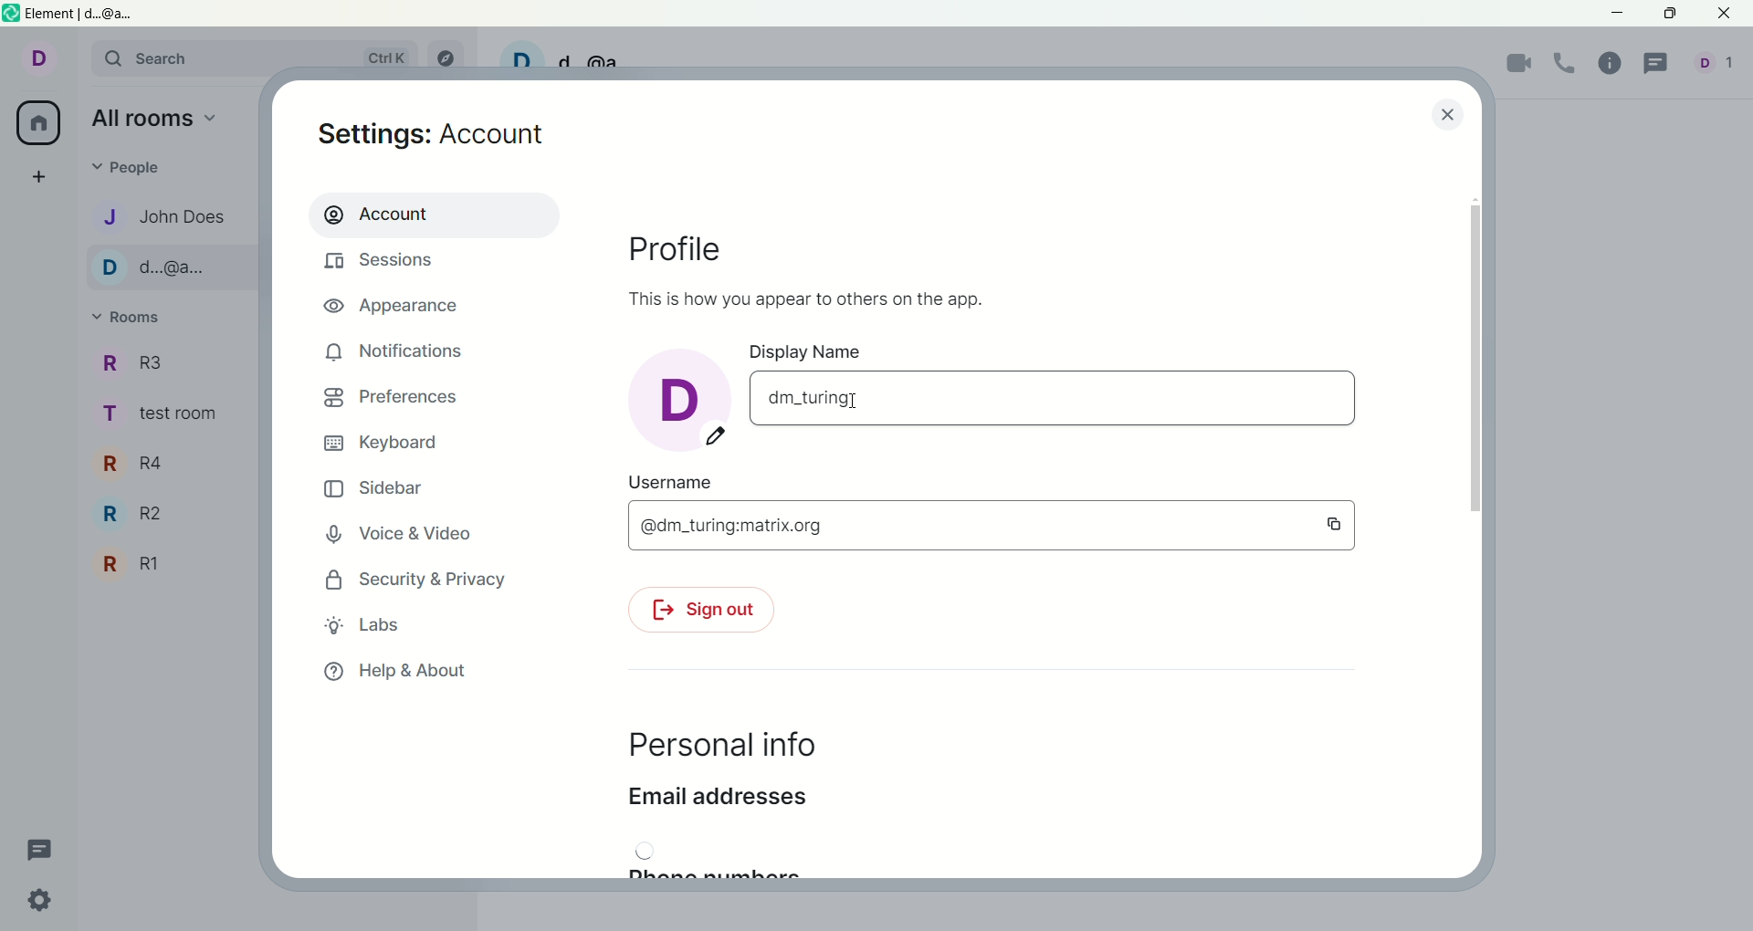  Describe the element at coordinates (139, 169) in the screenshot. I see `people` at that location.